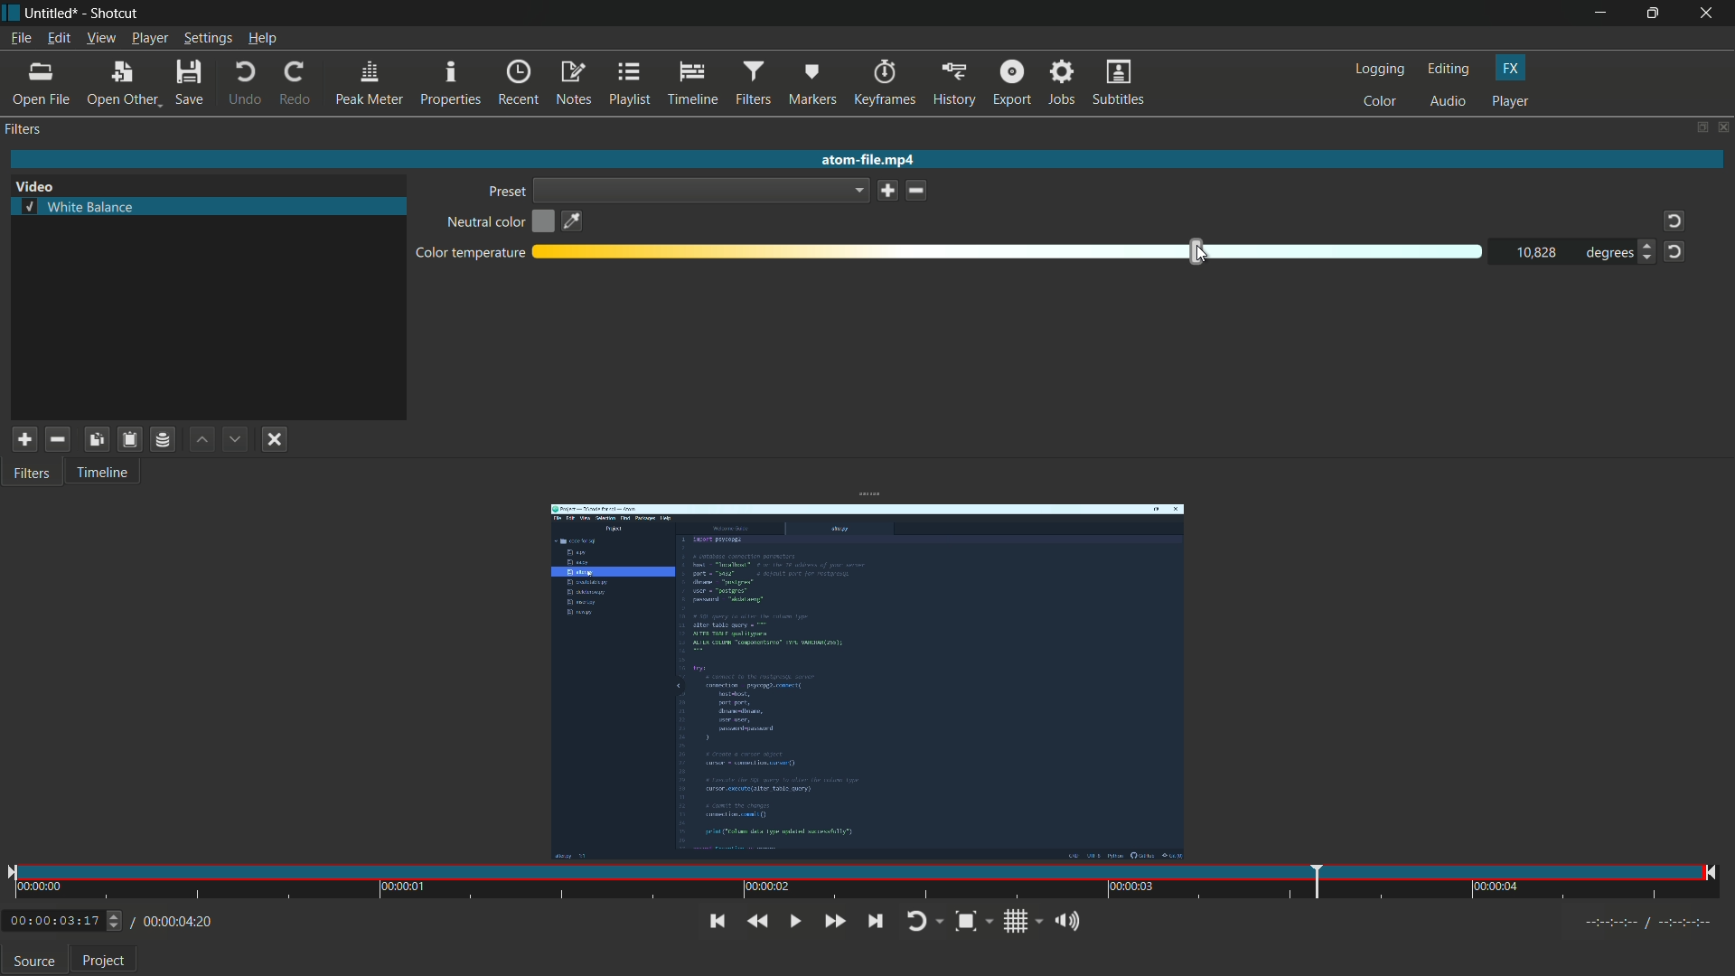 This screenshot has width=1735, height=976. I want to click on time, so click(863, 884).